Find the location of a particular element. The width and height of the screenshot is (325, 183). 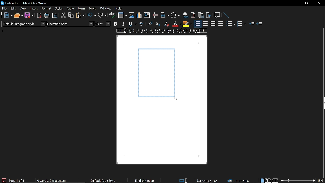

indent right is located at coordinates (259, 24).